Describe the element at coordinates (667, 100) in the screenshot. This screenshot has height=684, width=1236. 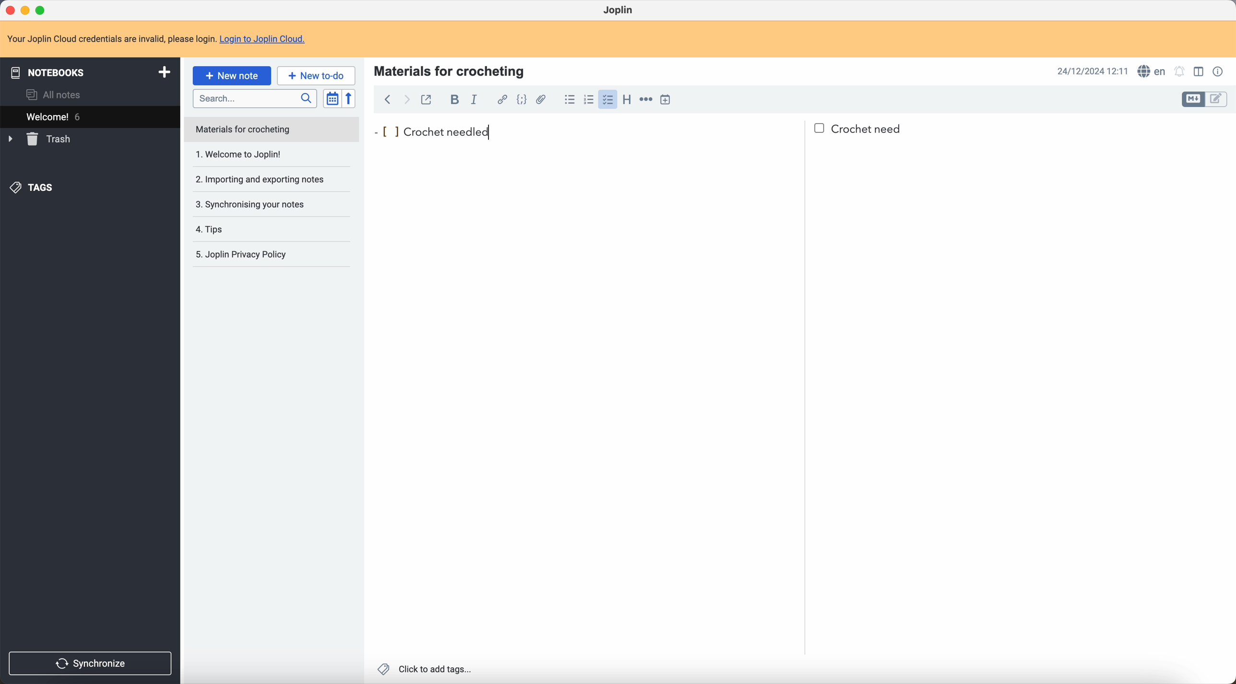
I see `insert time` at that location.